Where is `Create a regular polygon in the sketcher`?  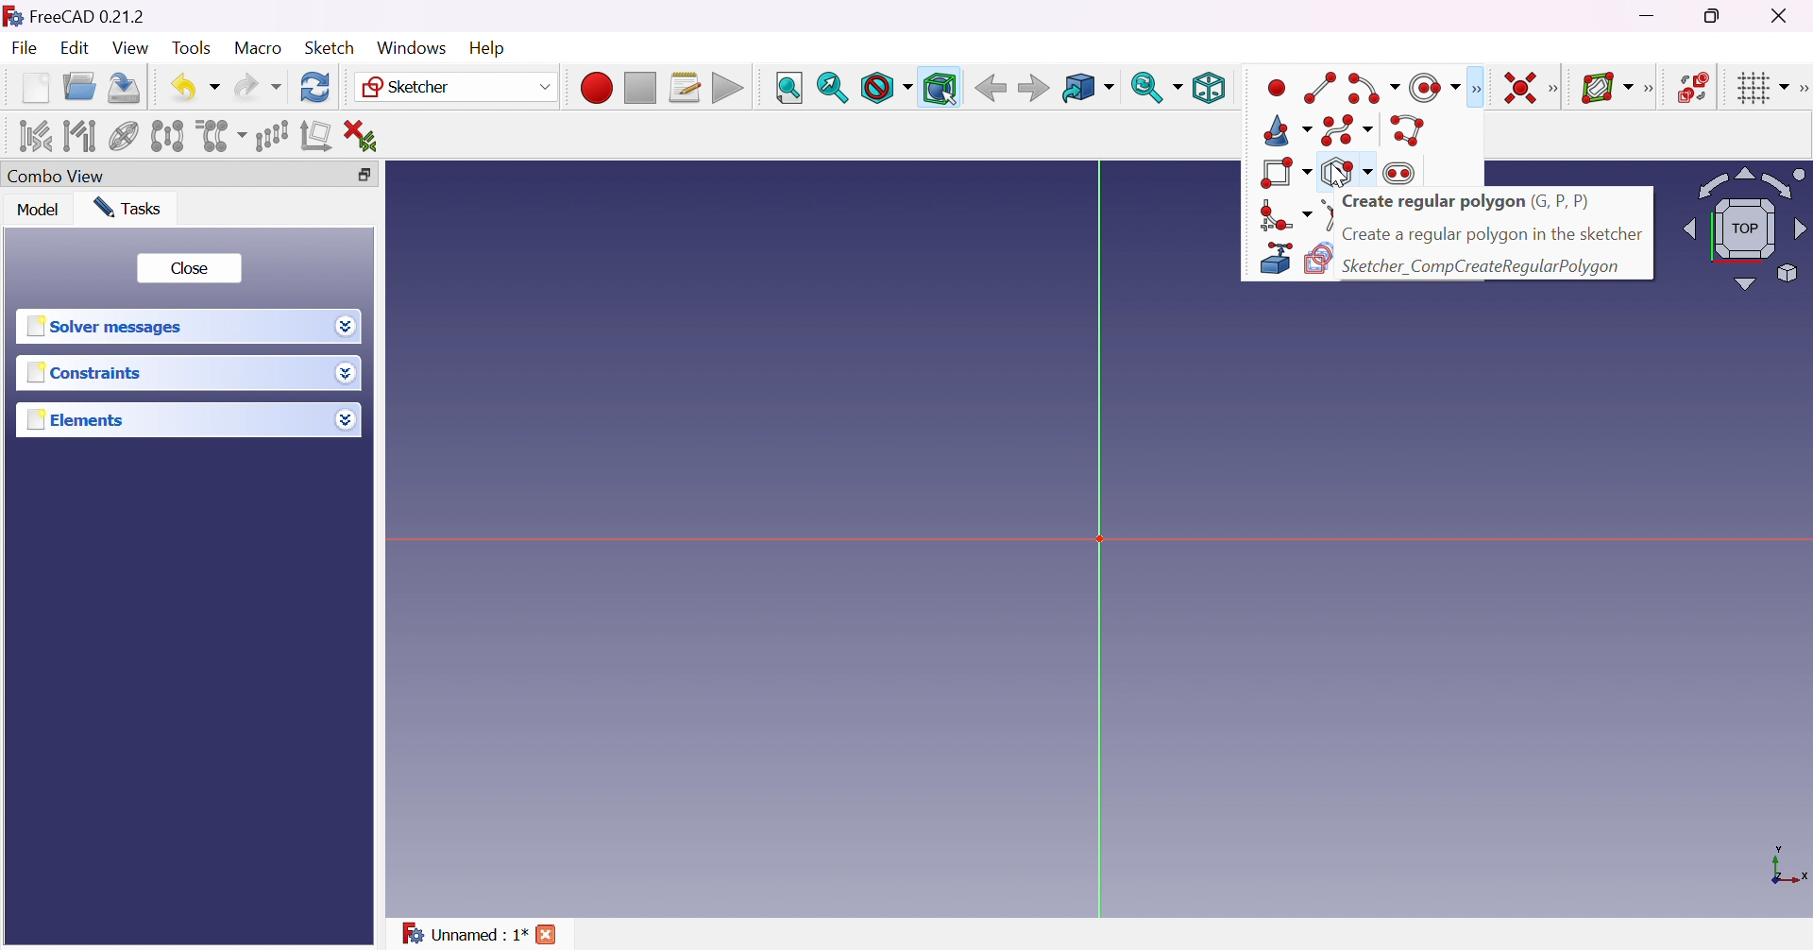 Create a regular polygon in the sketcher is located at coordinates (1494, 234).